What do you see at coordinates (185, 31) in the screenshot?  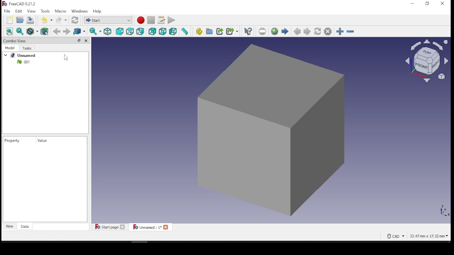 I see `measure distance` at bounding box center [185, 31].